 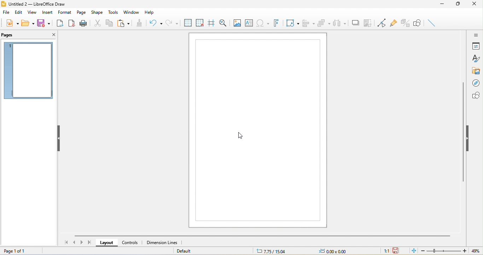 I want to click on format, so click(x=65, y=12).